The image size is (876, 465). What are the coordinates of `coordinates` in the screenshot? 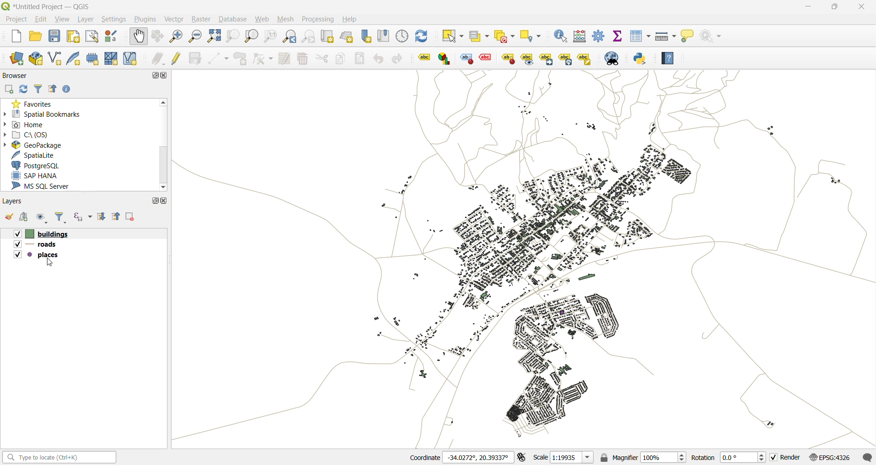 It's located at (458, 458).